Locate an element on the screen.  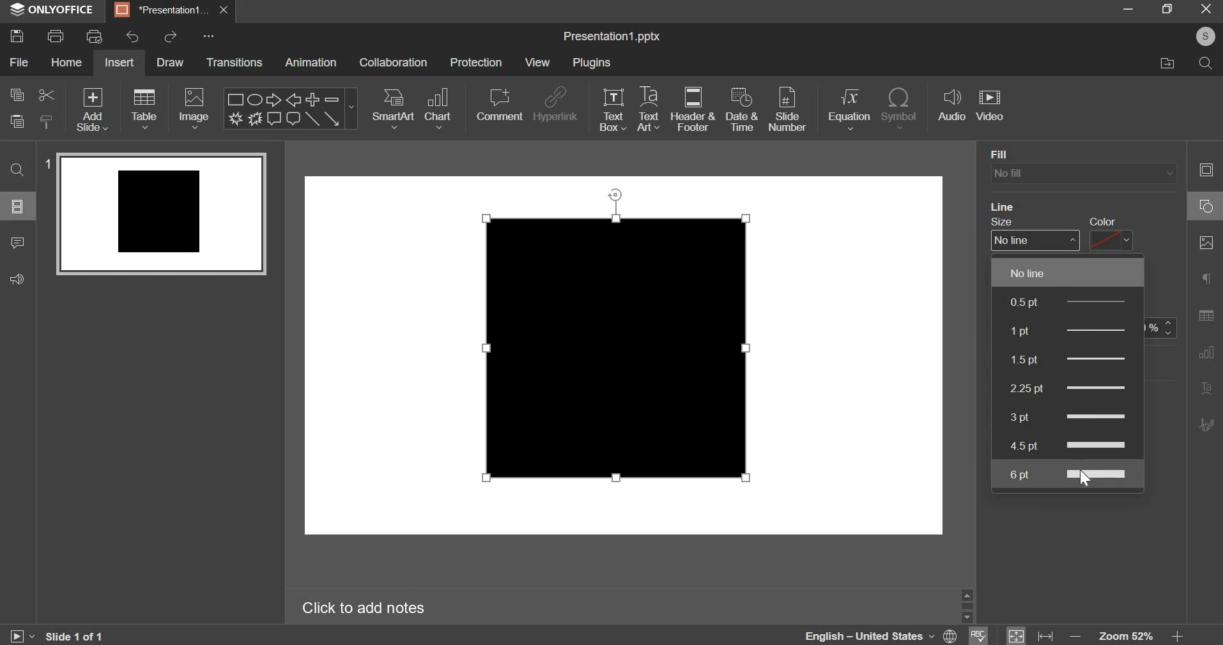
Up and Down  is located at coordinates (967, 607).